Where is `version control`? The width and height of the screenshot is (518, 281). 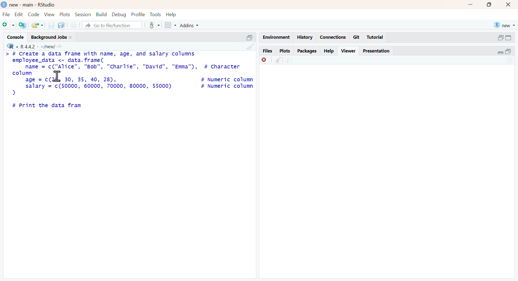 version control is located at coordinates (151, 25).